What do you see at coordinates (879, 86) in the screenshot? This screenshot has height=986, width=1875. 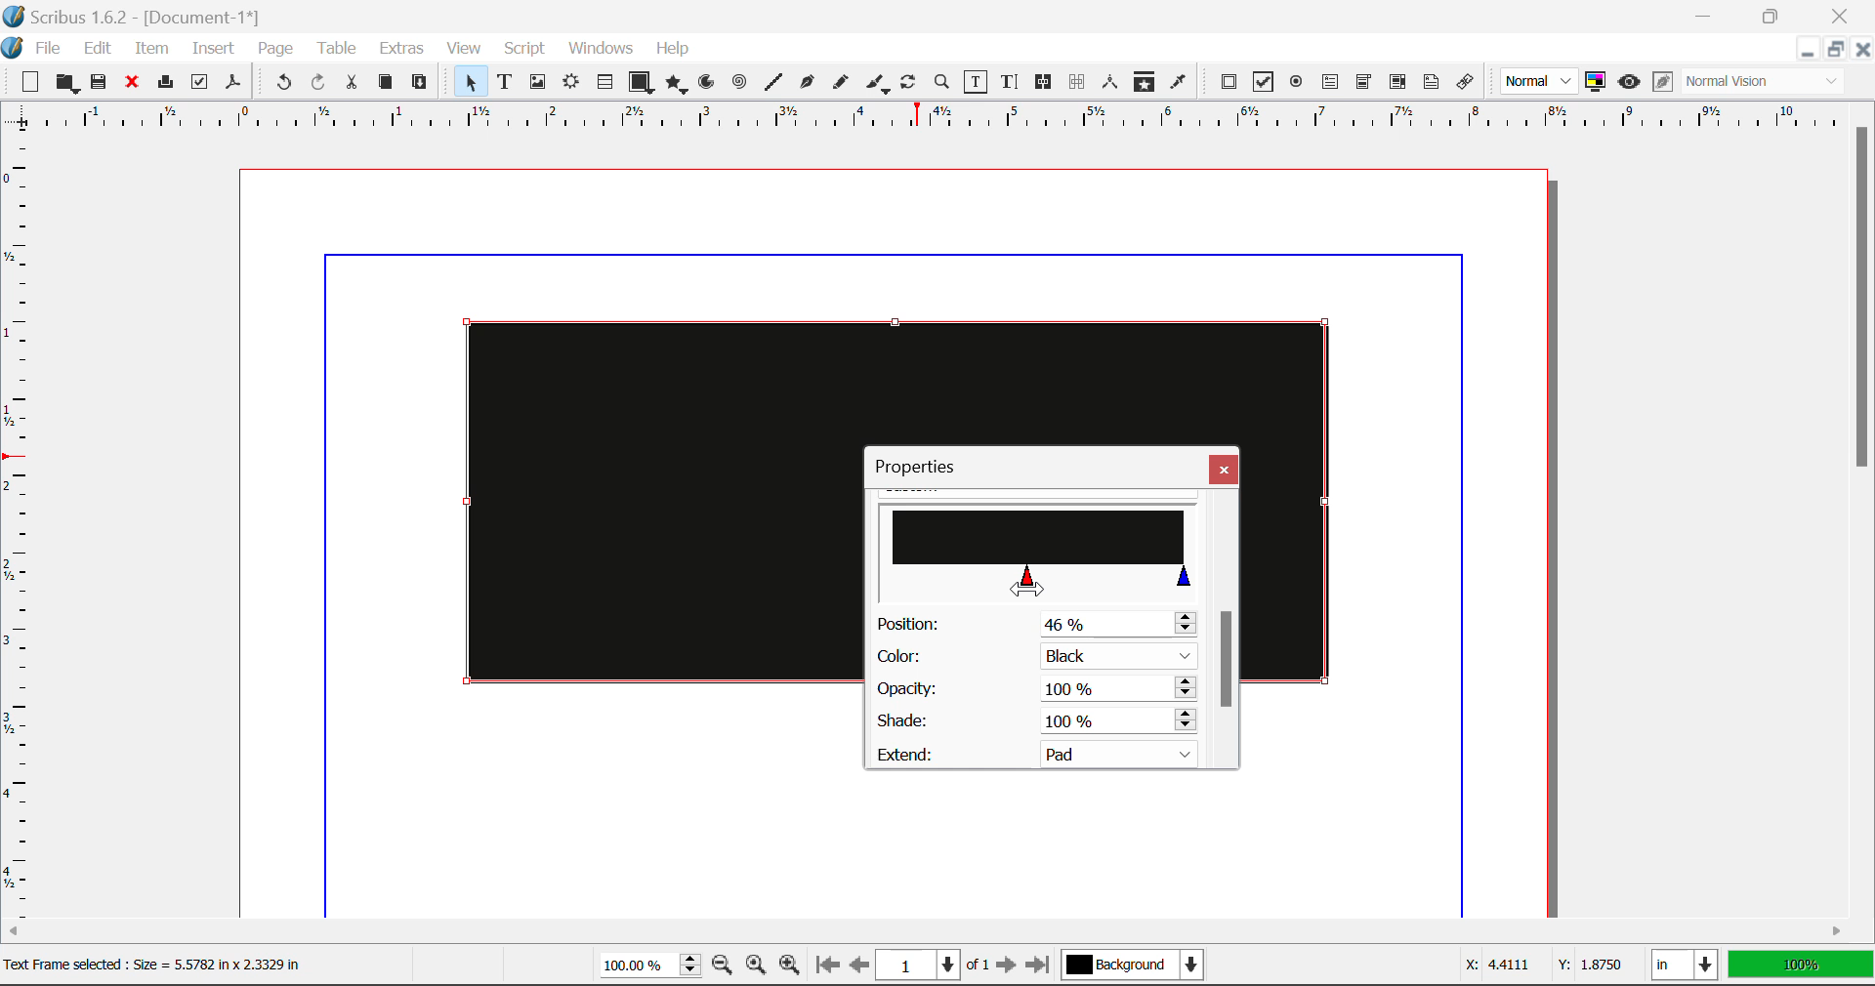 I see `Calligraphic Line` at bounding box center [879, 86].